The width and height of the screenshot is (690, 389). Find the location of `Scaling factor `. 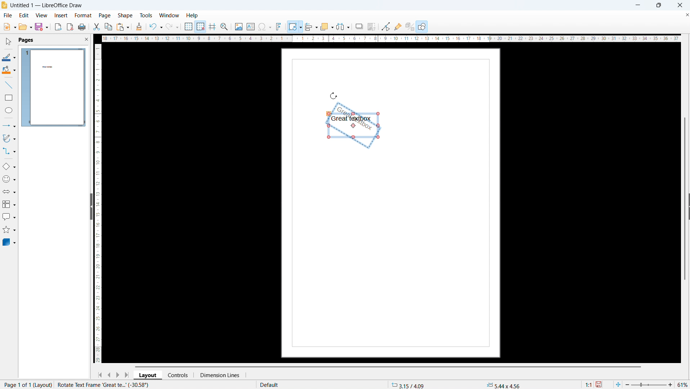

Scaling factor  is located at coordinates (589, 384).